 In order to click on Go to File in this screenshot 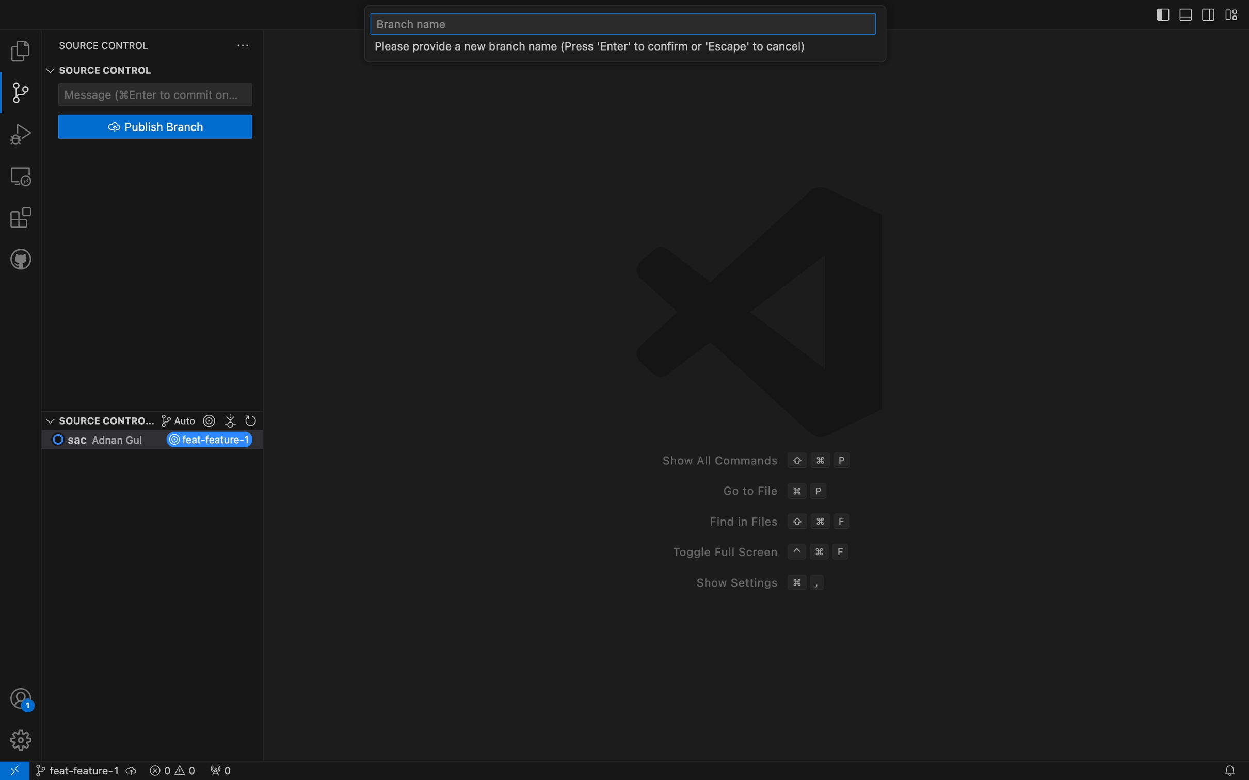, I will do `click(739, 492)`.